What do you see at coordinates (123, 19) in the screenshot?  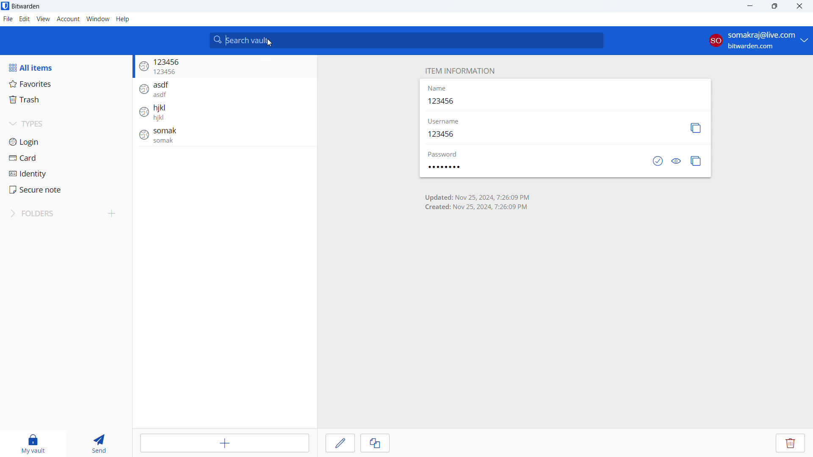 I see `help` at bounding box center [123, 19].